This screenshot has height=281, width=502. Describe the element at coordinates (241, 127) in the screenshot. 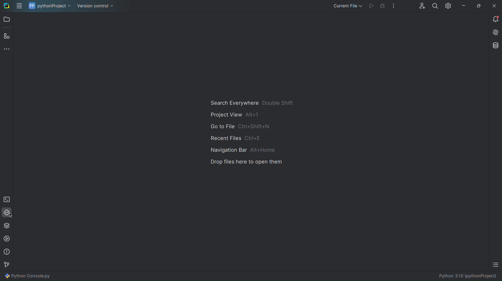

I see `Go to File` at that location.